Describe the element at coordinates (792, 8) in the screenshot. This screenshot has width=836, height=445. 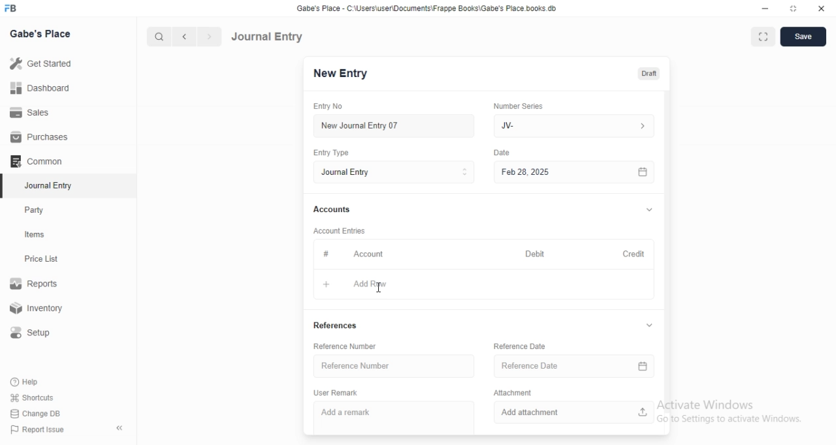
I see `restore` at that location.